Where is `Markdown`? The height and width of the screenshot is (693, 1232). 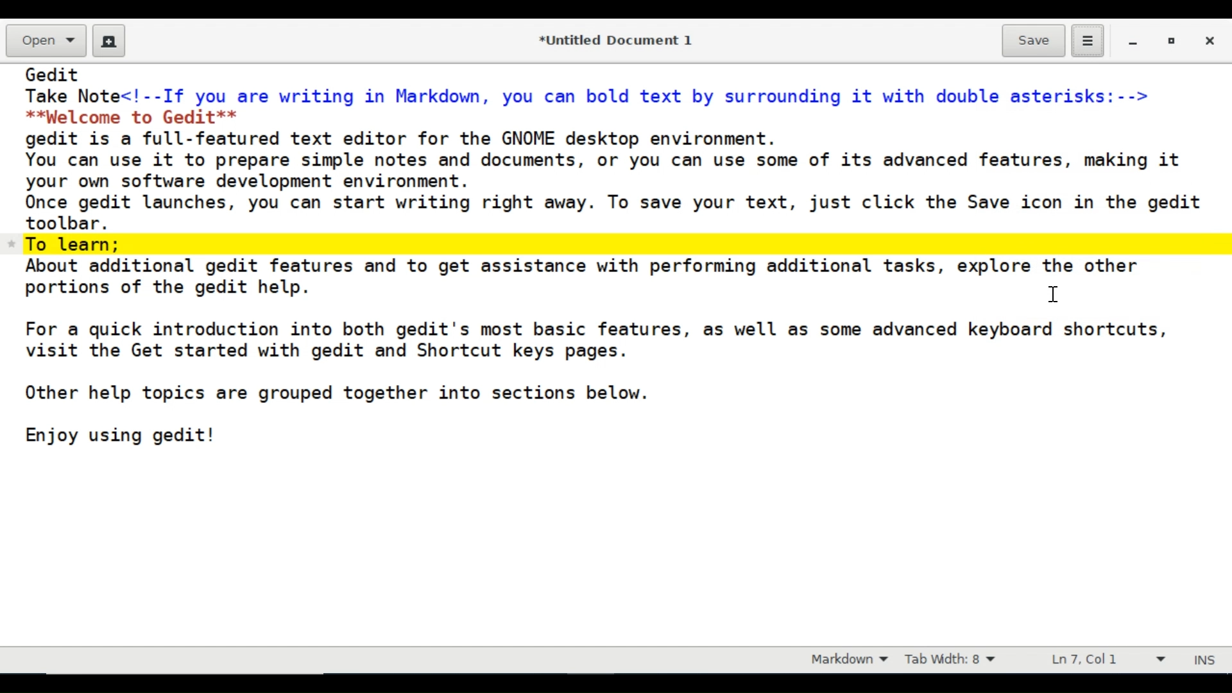 Markdown is located at coordinates (846, 660).